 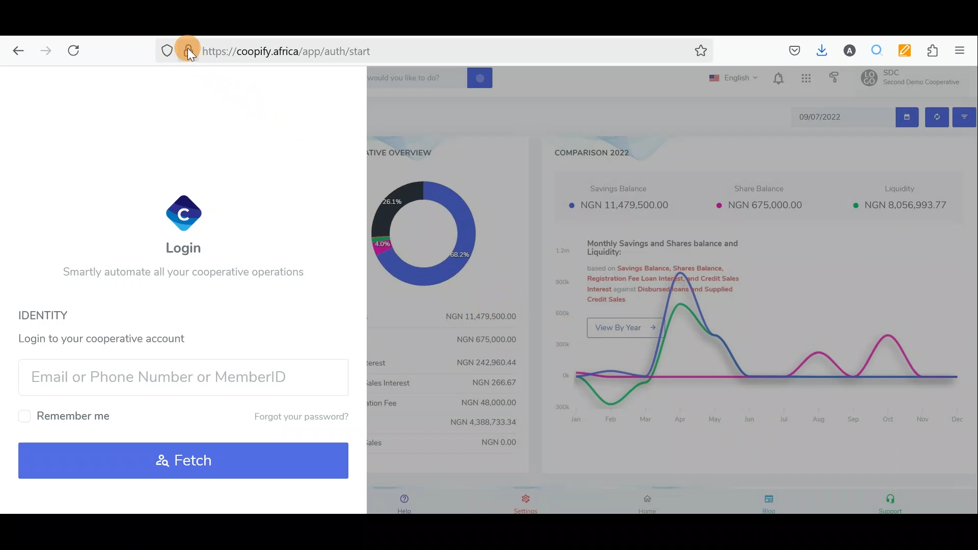 I want to click on Go back one page, so click(x=15, y=51).